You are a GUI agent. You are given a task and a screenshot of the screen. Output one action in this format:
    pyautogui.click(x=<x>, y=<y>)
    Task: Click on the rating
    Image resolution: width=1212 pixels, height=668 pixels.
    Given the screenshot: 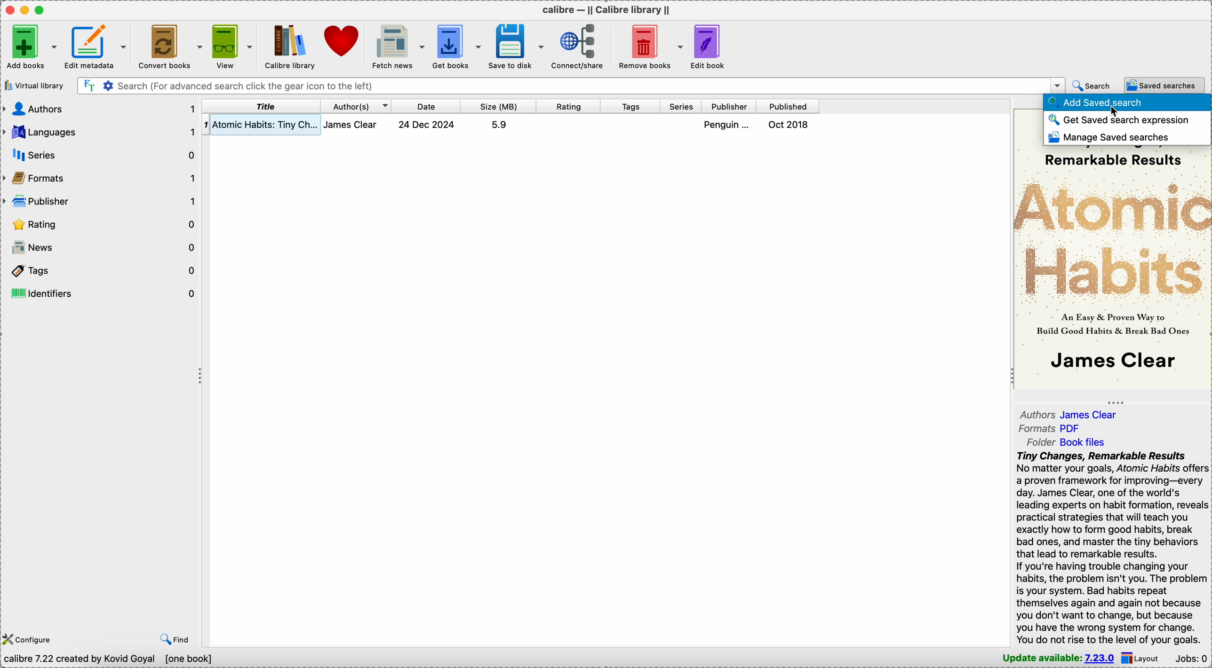 What is the action you would take?
    pyautogui.click(x=569, y=106)
    